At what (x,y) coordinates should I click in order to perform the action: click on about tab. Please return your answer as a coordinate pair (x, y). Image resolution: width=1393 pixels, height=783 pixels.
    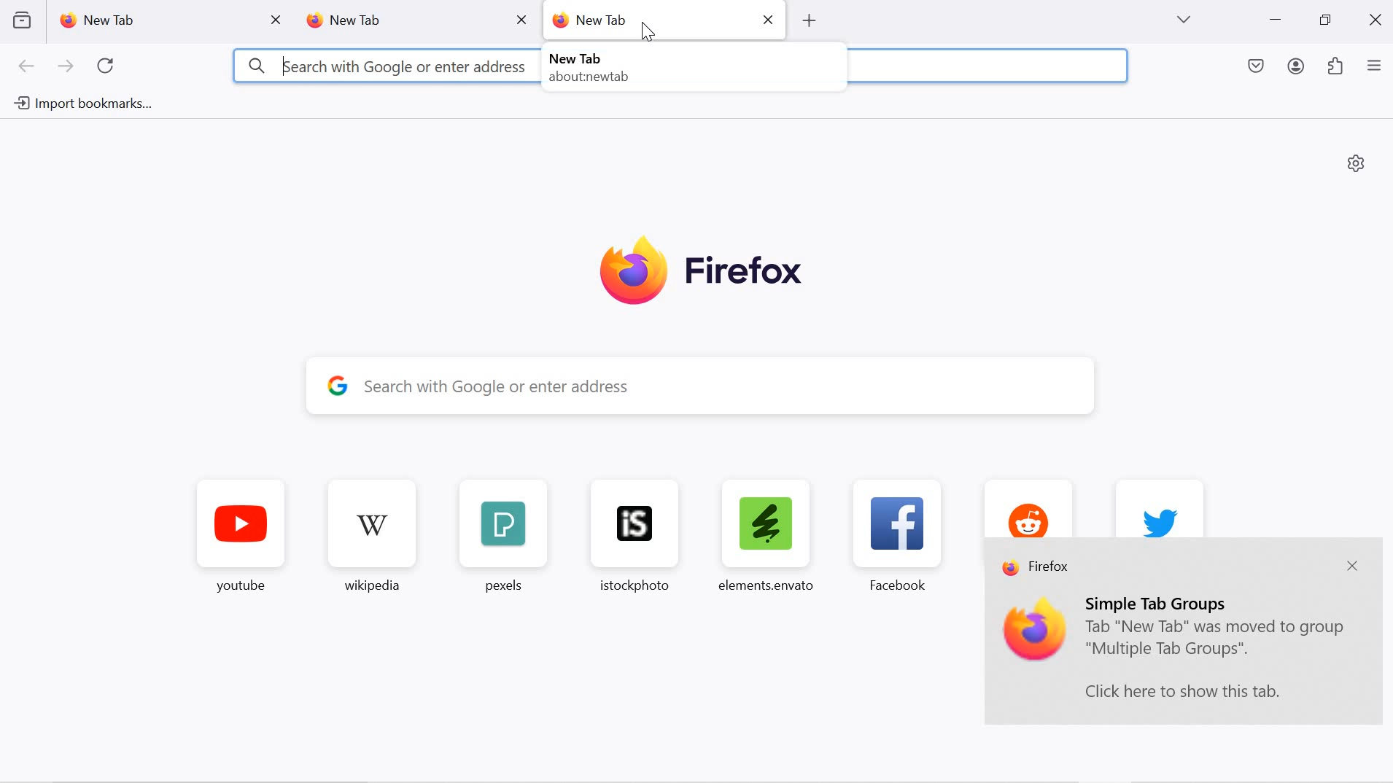
    Looking at the image, I should click on (585, 69).